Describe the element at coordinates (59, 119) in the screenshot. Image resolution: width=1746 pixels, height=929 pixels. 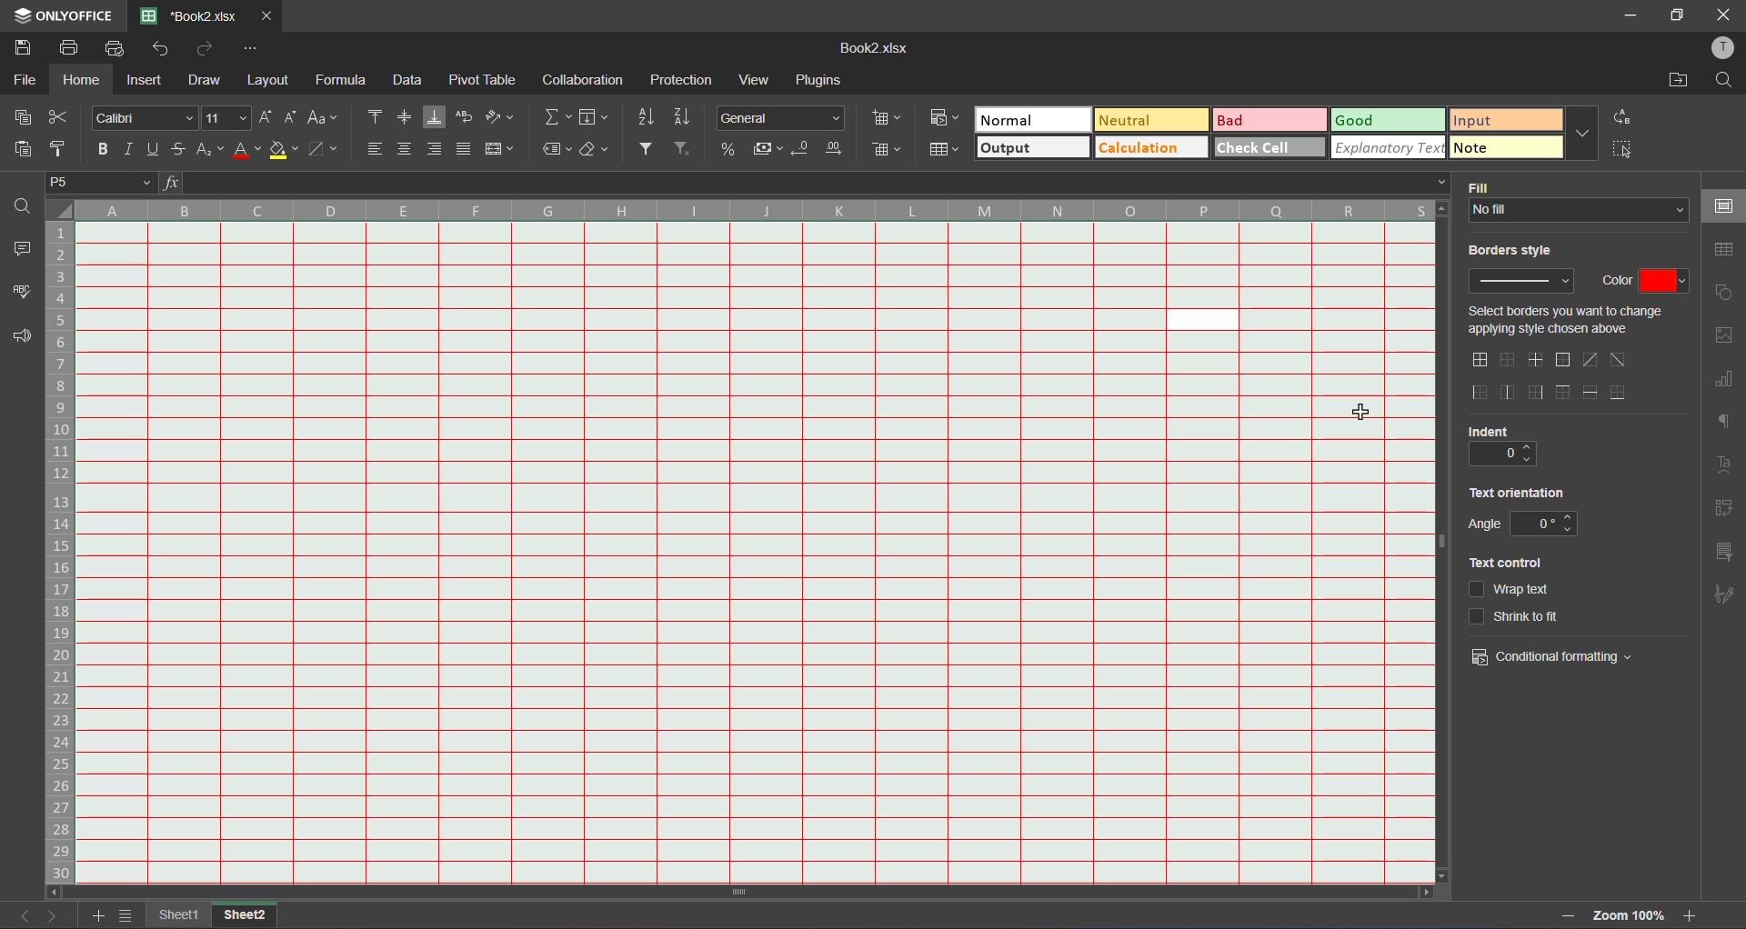
I see `cut` at that location.